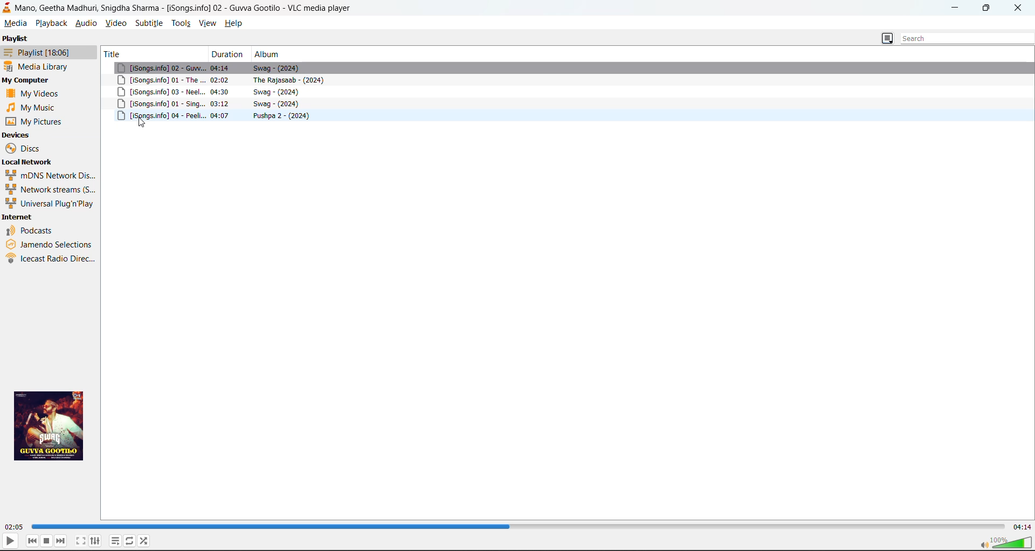  Describe the element at coordinates (35, 93) in the screenshot. I see `videos` at that location.